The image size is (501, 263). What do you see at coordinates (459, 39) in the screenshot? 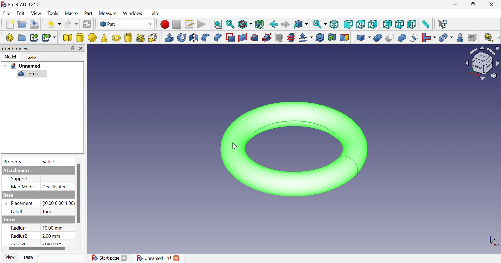
I see `Check geometry` at bounding box center [459, 39].